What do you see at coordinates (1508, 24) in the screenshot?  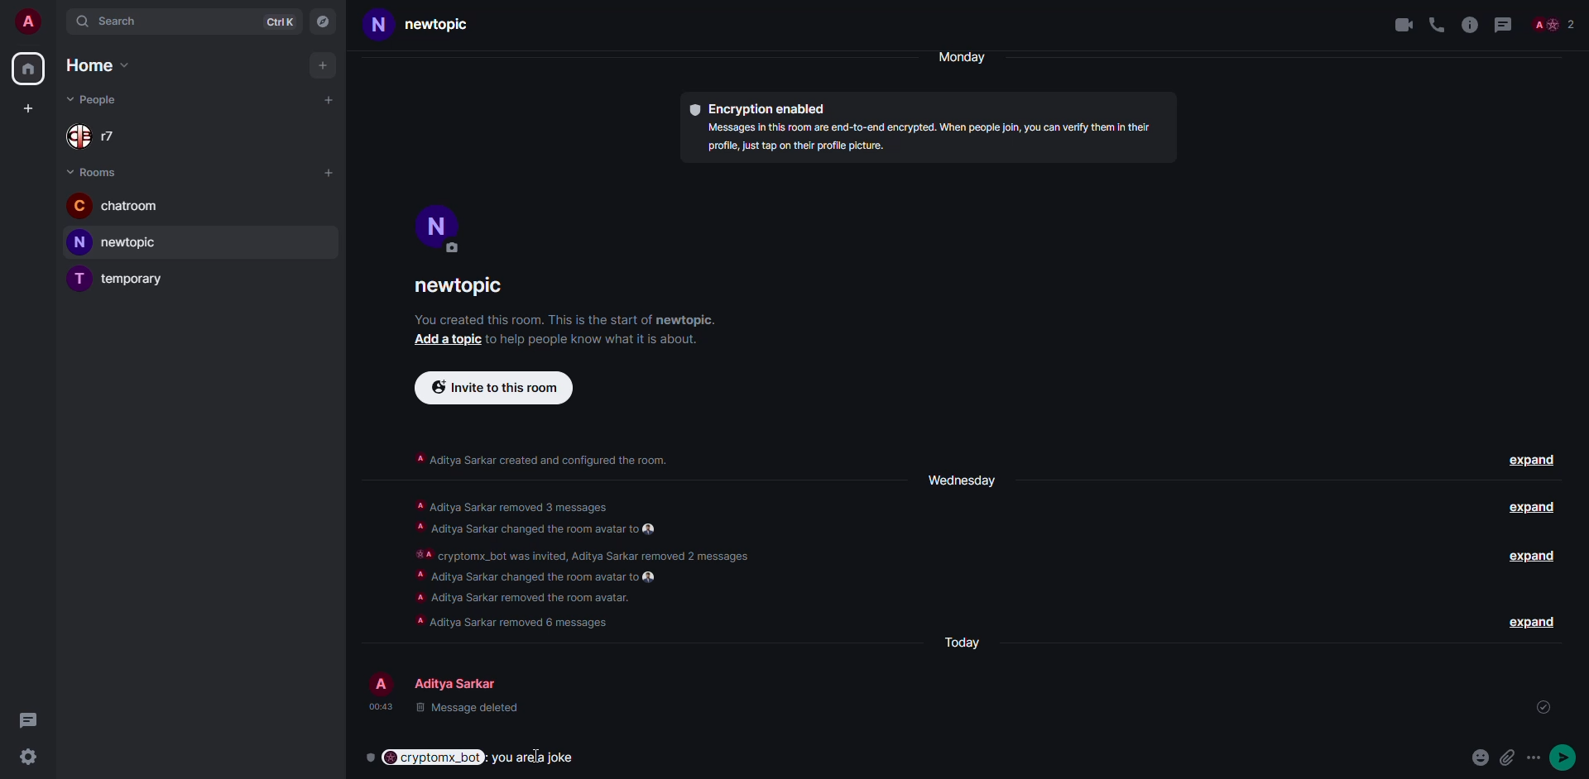 I see `threads` at bounding box center [1508, 24].